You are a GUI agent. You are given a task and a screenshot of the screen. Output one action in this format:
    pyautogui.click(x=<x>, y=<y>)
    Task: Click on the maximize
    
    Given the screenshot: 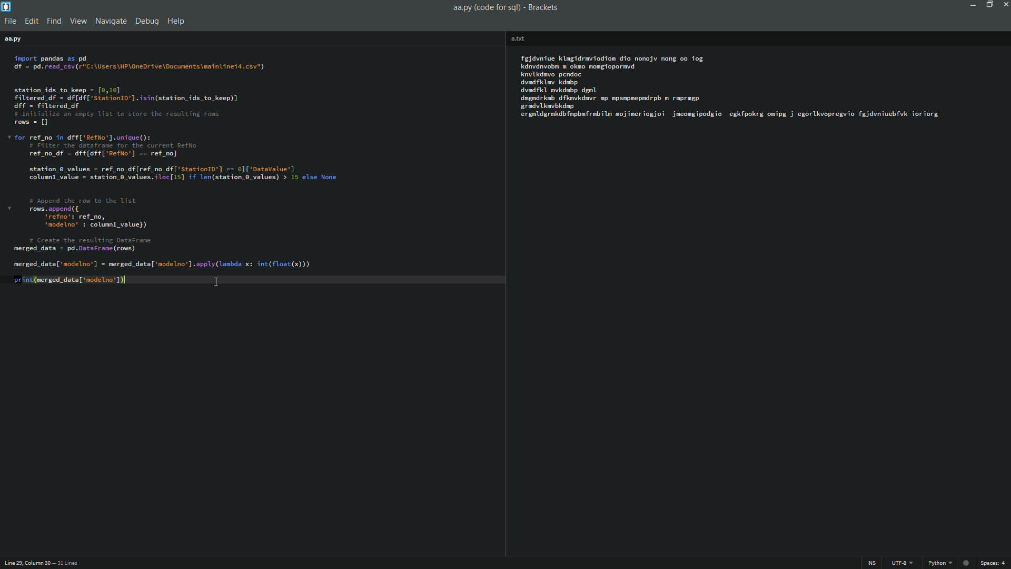 What is the action you would take?
    pyautogui.click(x=989, y=5)
    